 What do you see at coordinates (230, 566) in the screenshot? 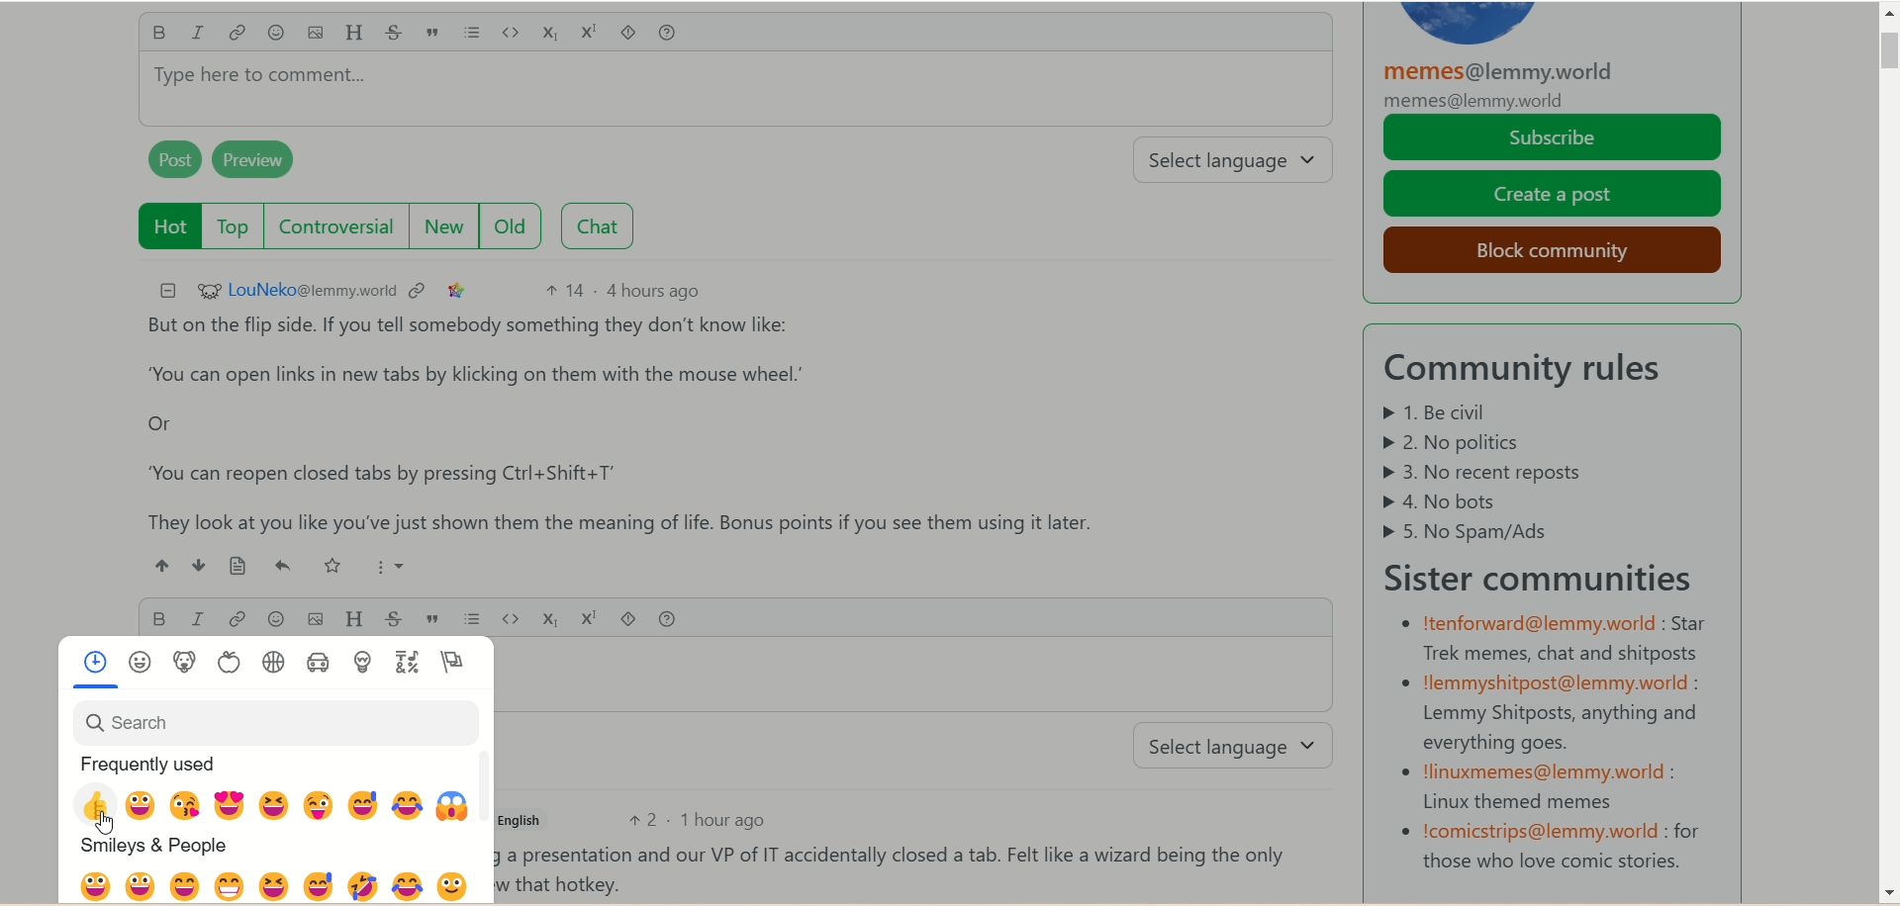
I see `source` at bounding box center [230, 566].